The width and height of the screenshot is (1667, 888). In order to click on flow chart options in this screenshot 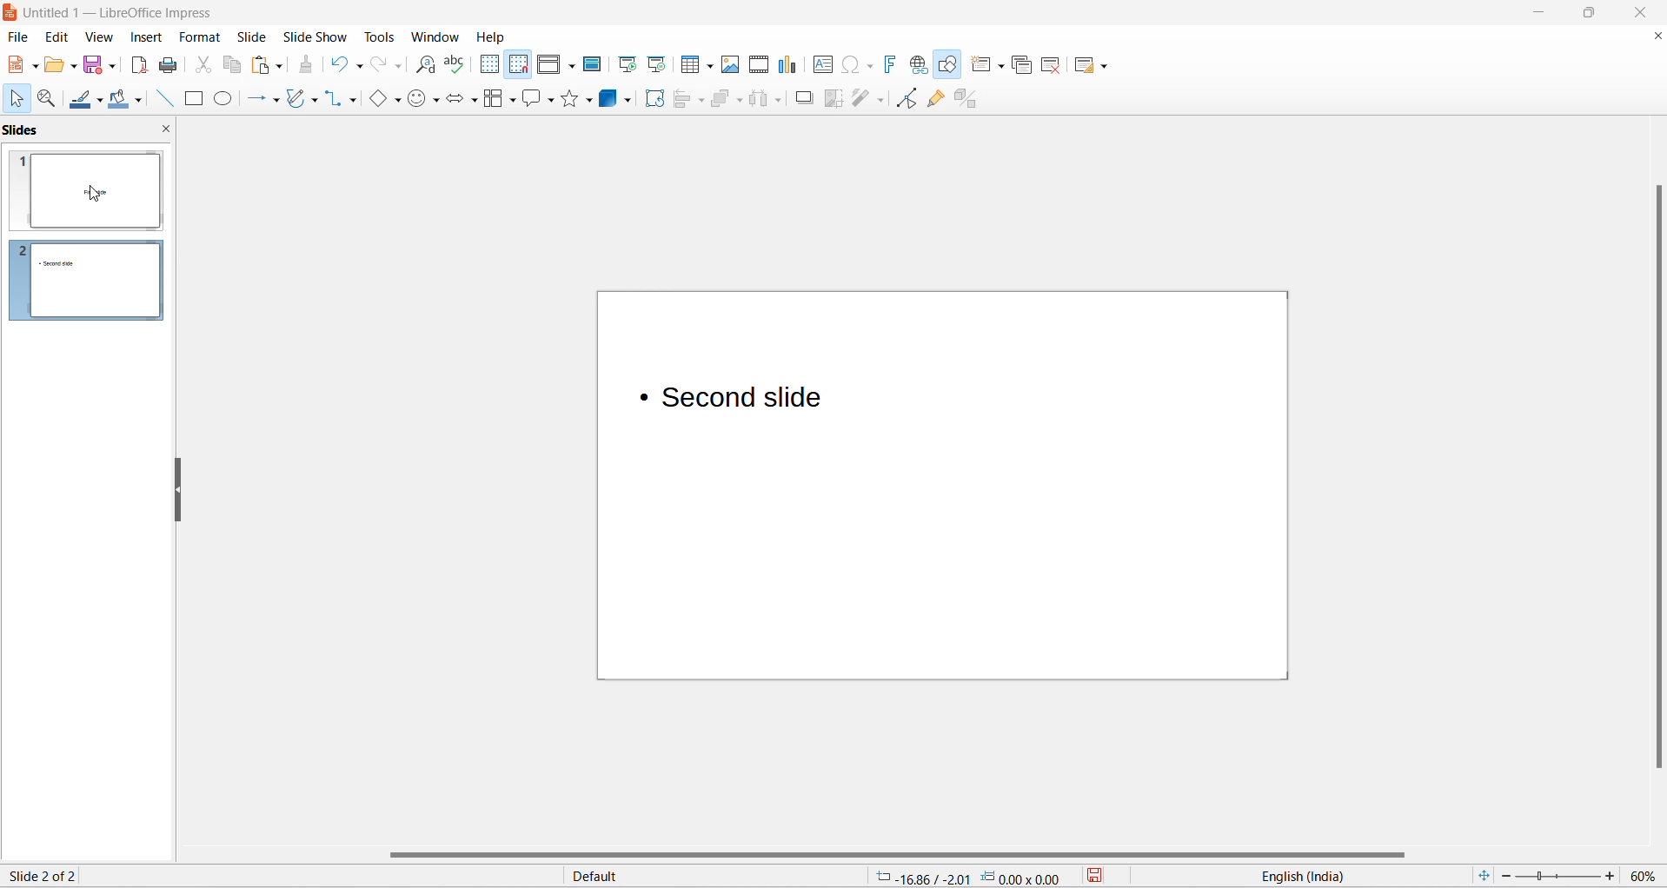, I will do `click(509, 101)`.